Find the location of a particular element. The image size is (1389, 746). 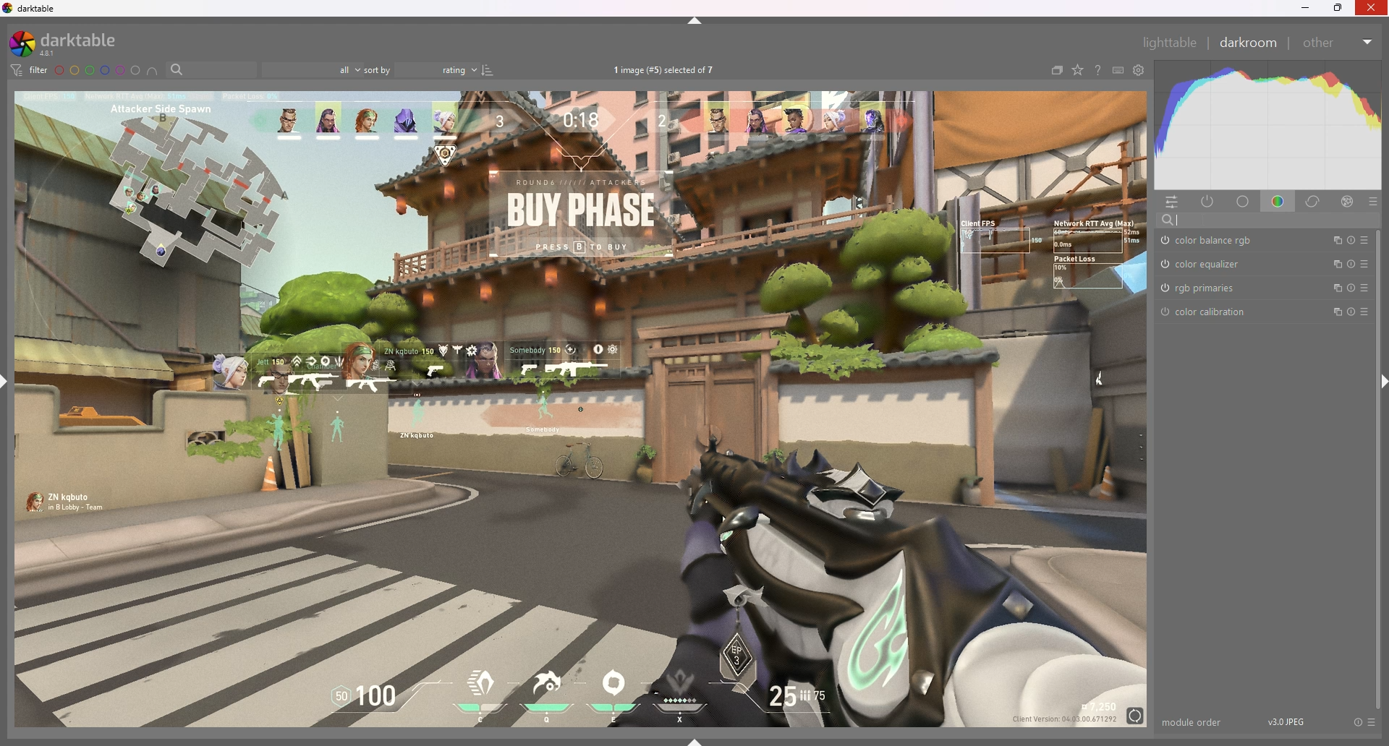

show global preference is located at coordinates (1138, 70).